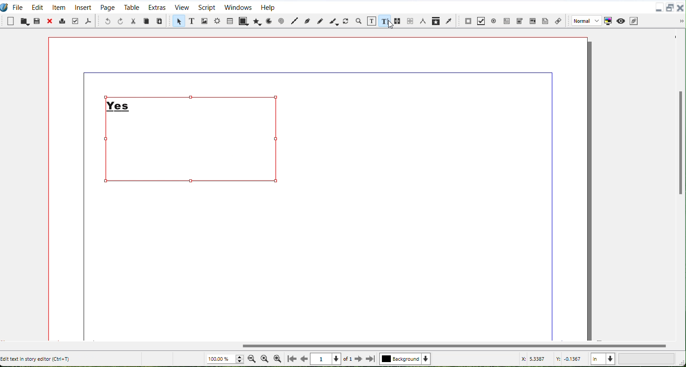  Describe the element at coordinates (131, 7) in the screenshot. I see `Table` at that location.